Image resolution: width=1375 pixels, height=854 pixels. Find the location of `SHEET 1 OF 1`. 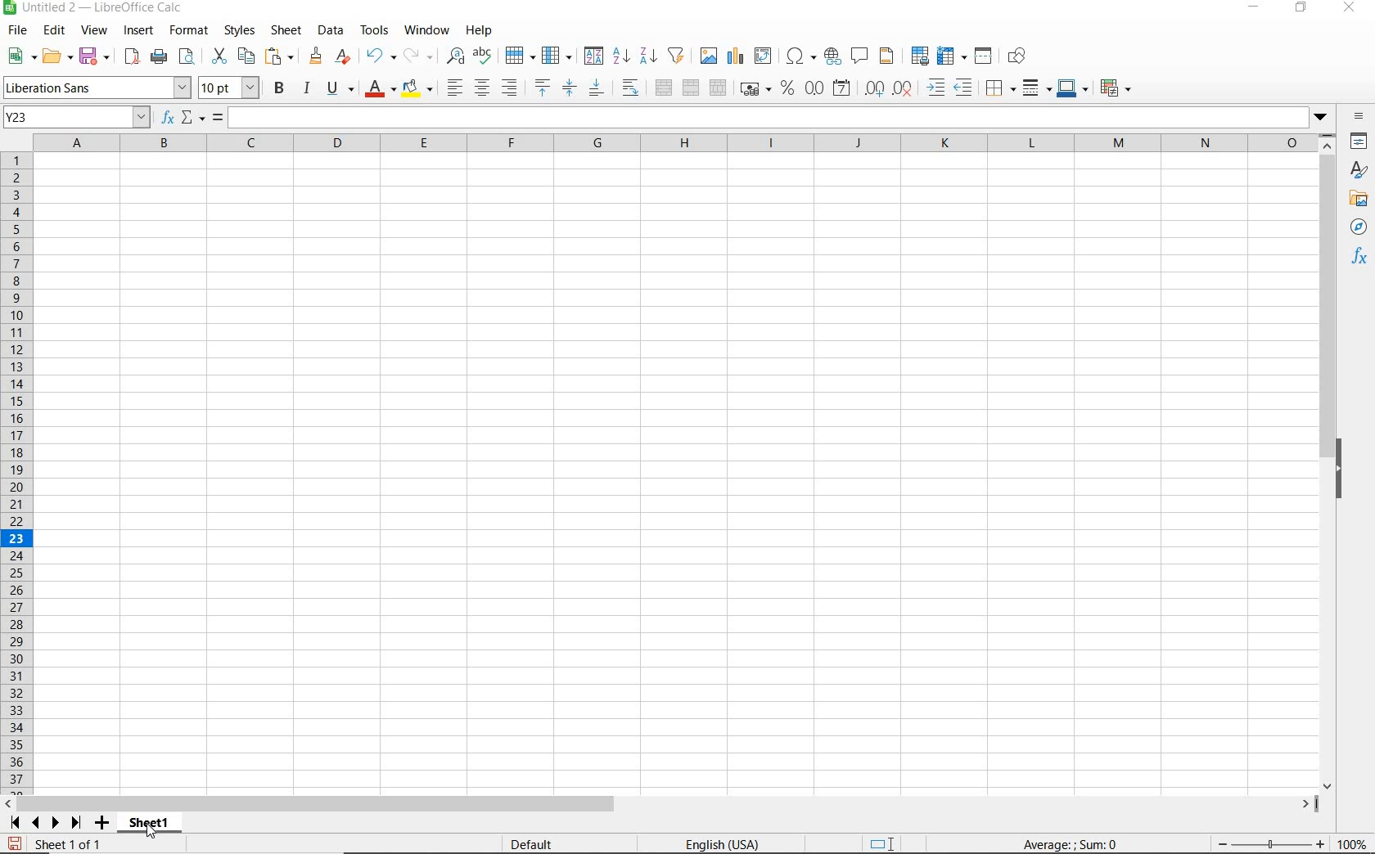

SHEET 1 OF 1 is located at coordinates (70, 846).